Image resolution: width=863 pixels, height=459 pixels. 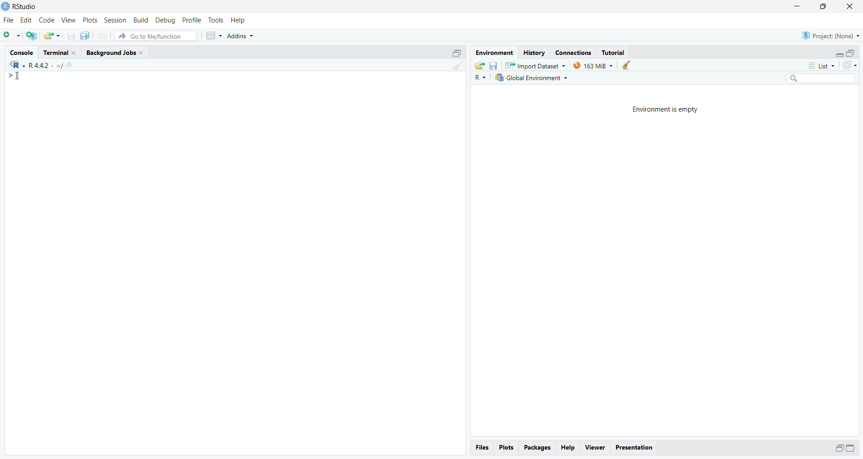 I want to click on files, so click(x=483, y=448).